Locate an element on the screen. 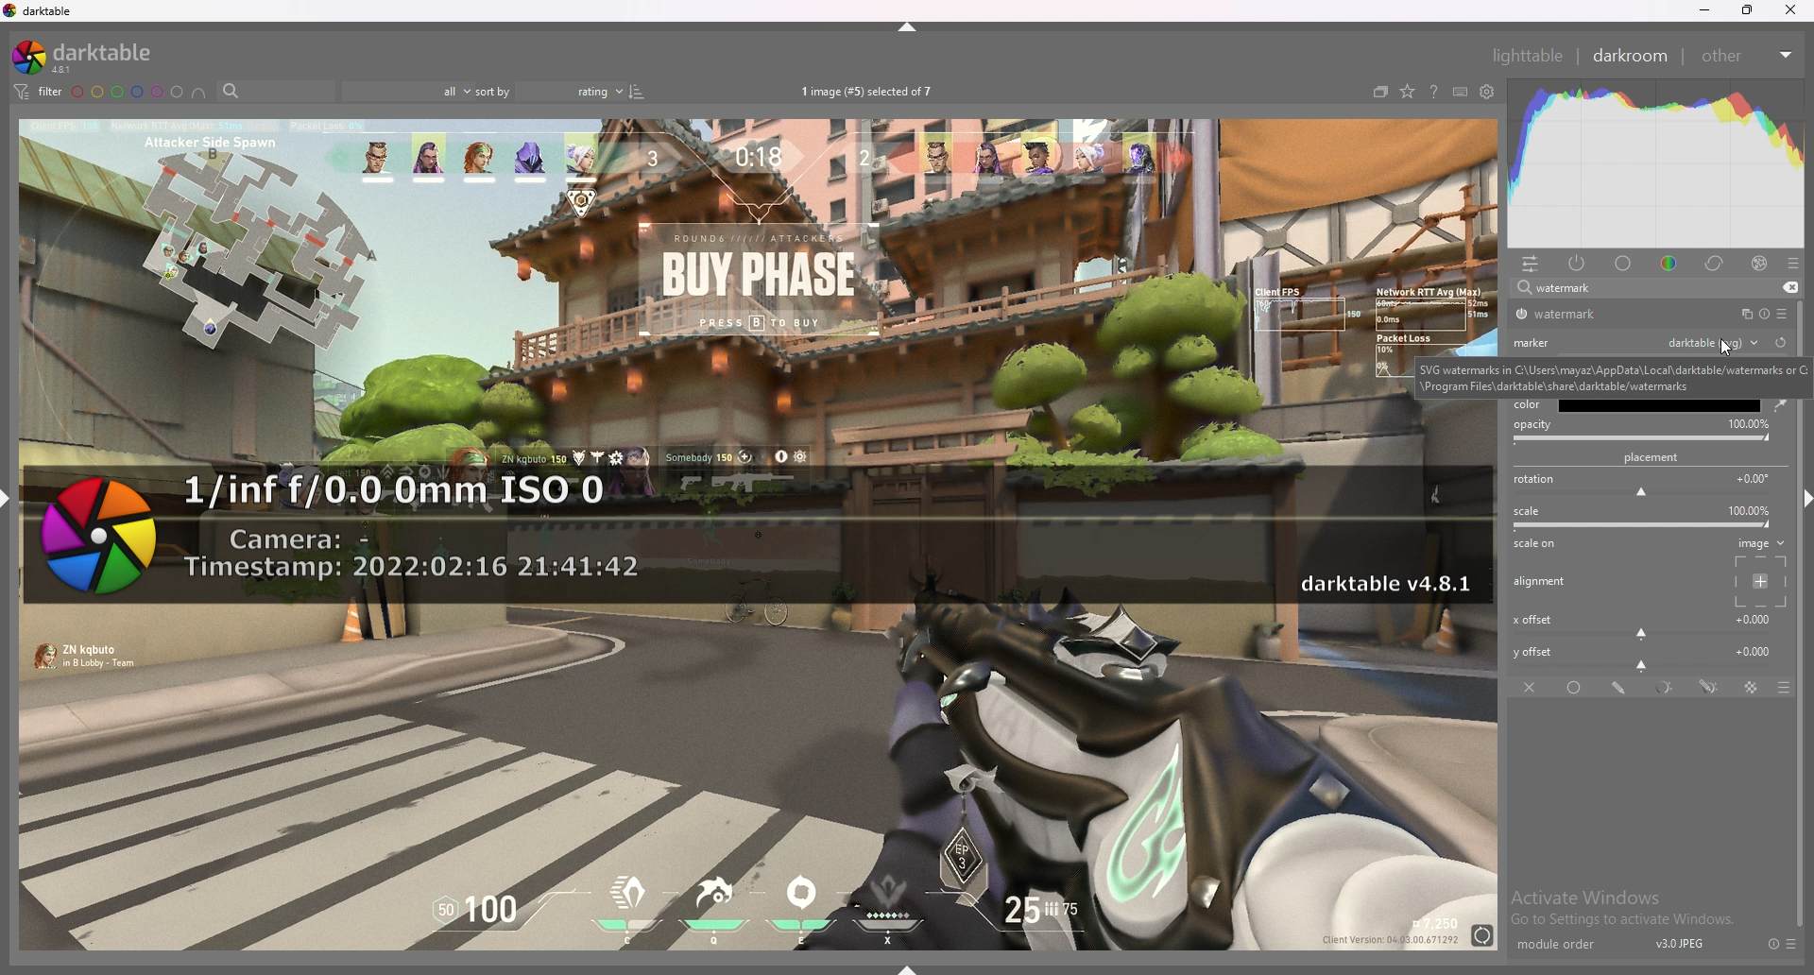 The height and width of the screenshot is (975, 1814). drawn and parametric mask is located at coordinates (1709, 686).